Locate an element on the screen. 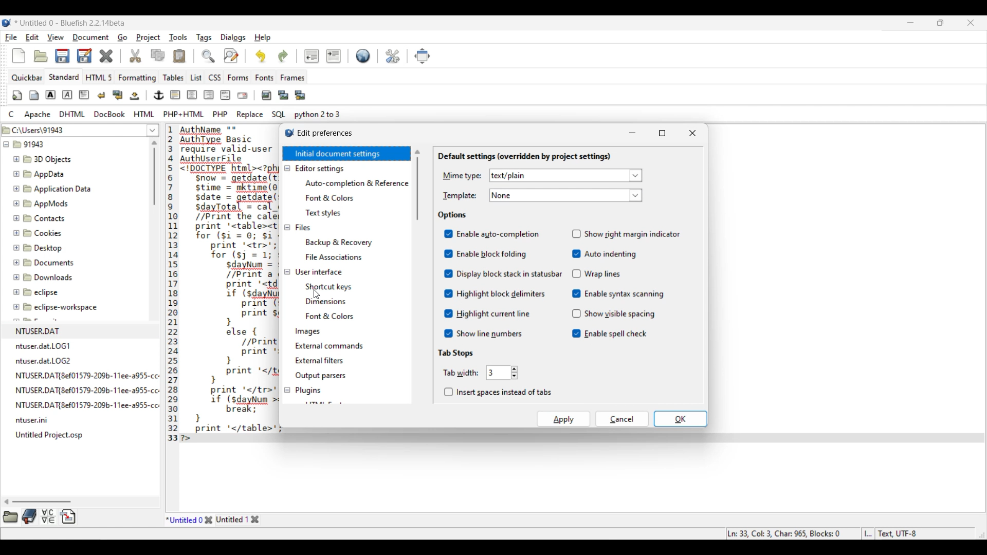  Downloads is located at coordinates (44, 276).